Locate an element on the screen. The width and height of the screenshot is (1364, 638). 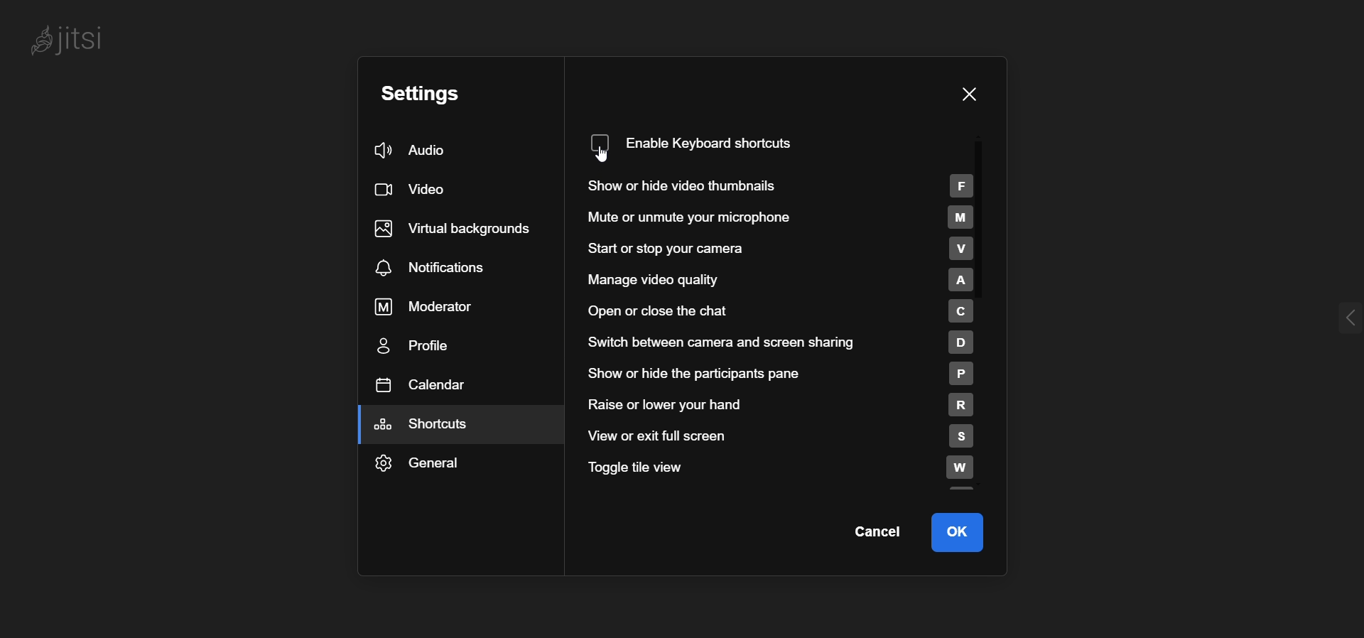
profile is located at coordinates (423, 344).